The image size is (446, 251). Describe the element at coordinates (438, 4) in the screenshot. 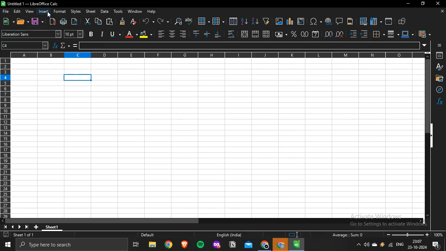

I see `close` at that location.